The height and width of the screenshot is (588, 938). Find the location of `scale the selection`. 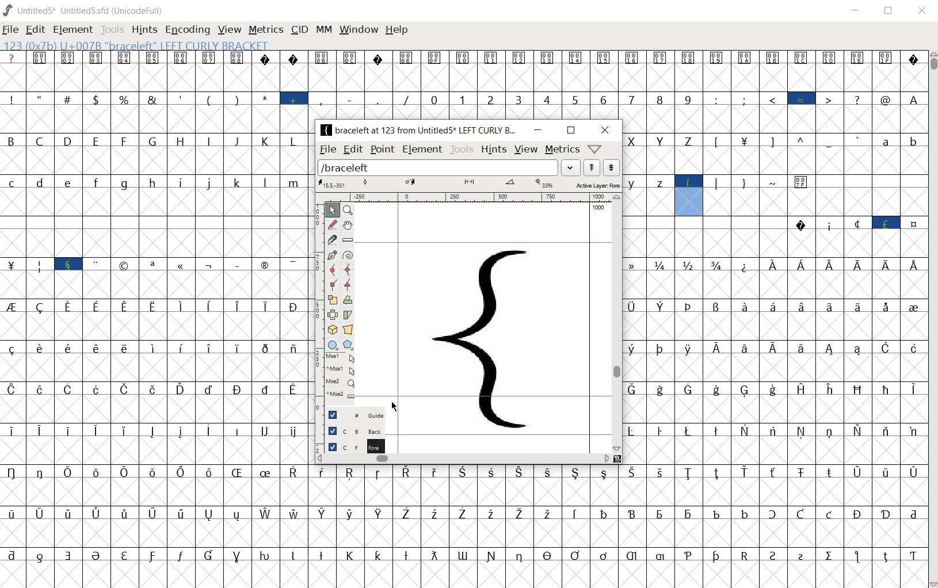

scale the selection is located at coordinates (333, 300).